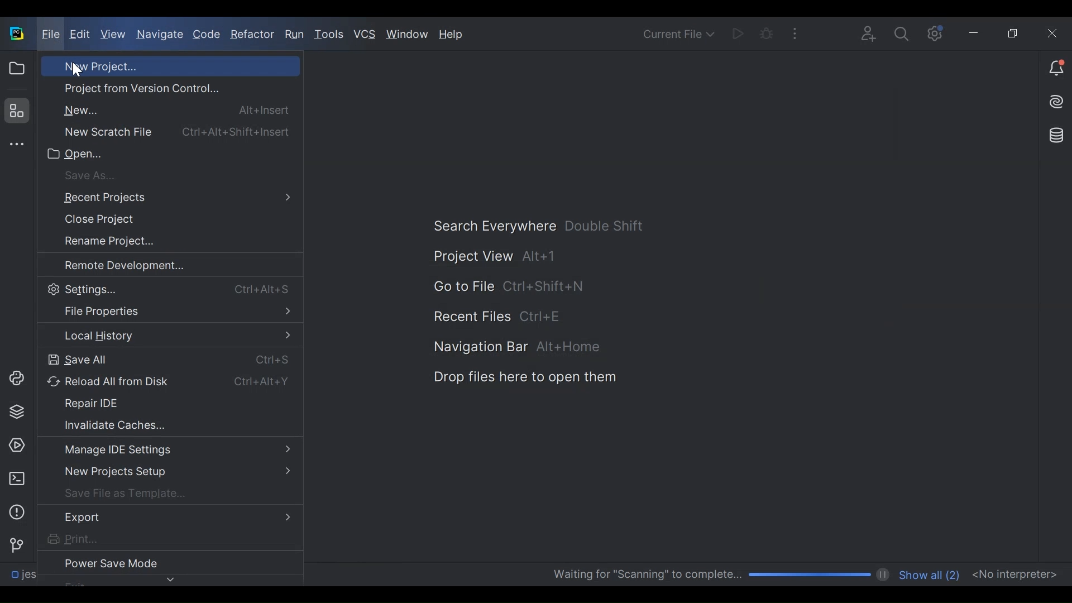  I want to click on Navigation Bar, so click(498, 348).